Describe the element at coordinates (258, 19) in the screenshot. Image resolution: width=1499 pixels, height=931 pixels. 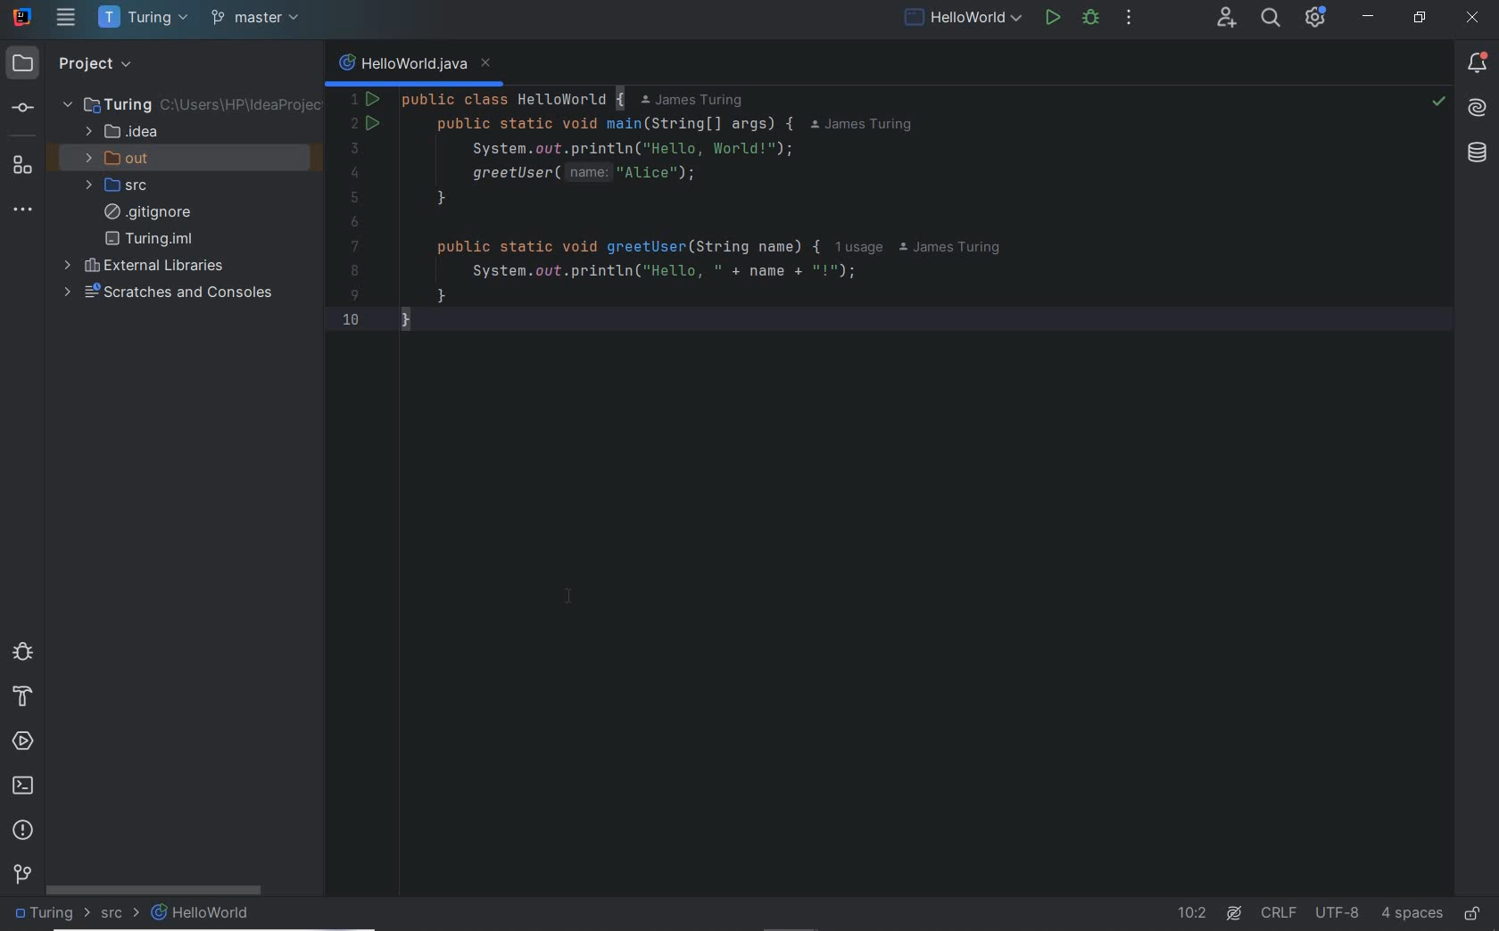
I see `git branch: master` at that location.